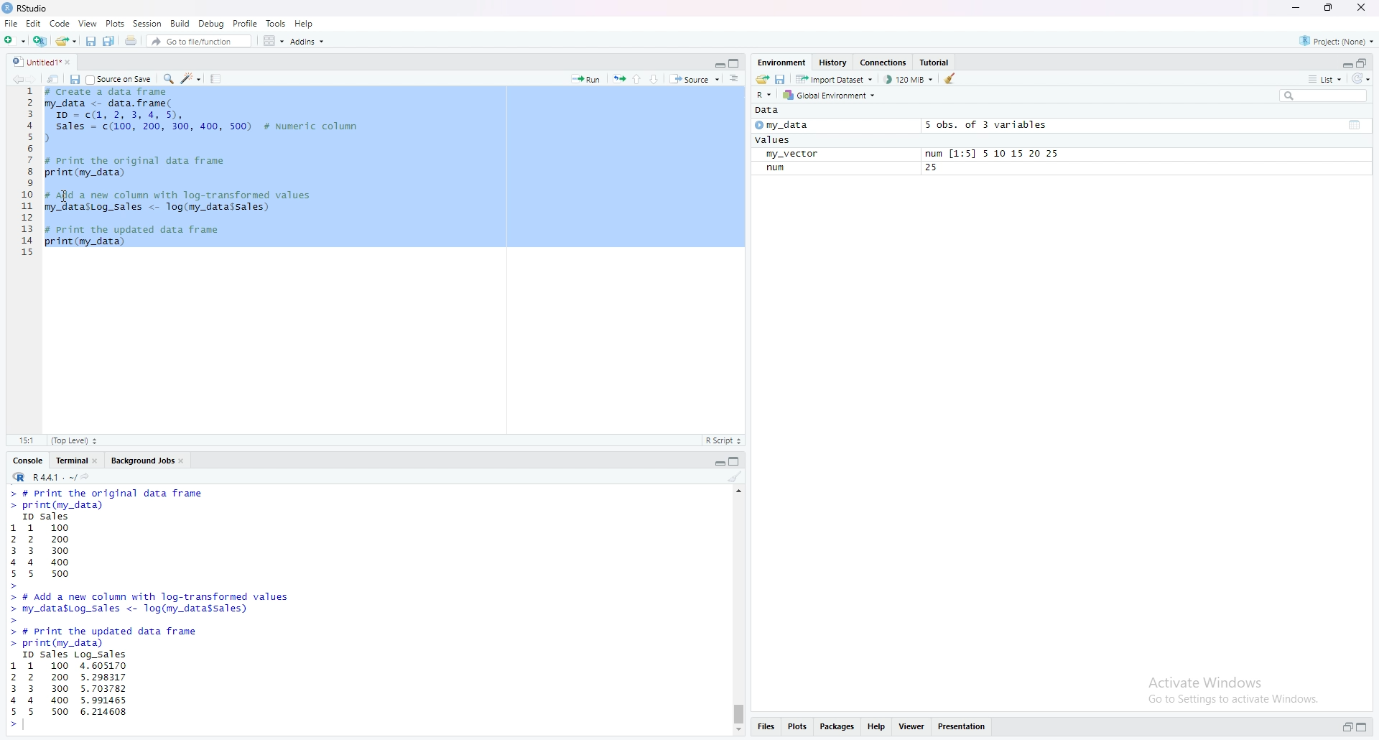 This screenshot has width=1379, height=740. Describe the element at coordinates (1335, 9) in the screenshot. I see `maximize` at that location.